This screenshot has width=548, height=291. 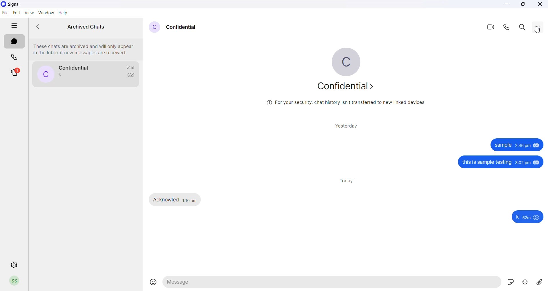 What do you see at coordinates (60, 75) in the screenshot?
I see `last message` at bounding box center [60, 75].